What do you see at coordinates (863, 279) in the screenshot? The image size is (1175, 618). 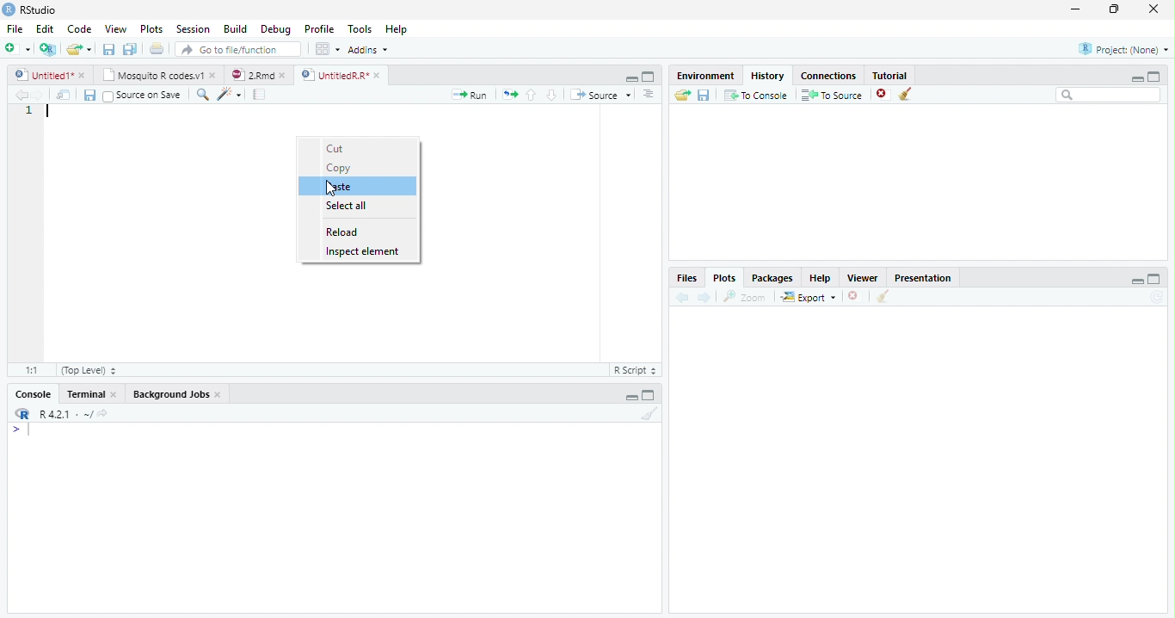 I see `viewer` at bounding box center [863, 279].